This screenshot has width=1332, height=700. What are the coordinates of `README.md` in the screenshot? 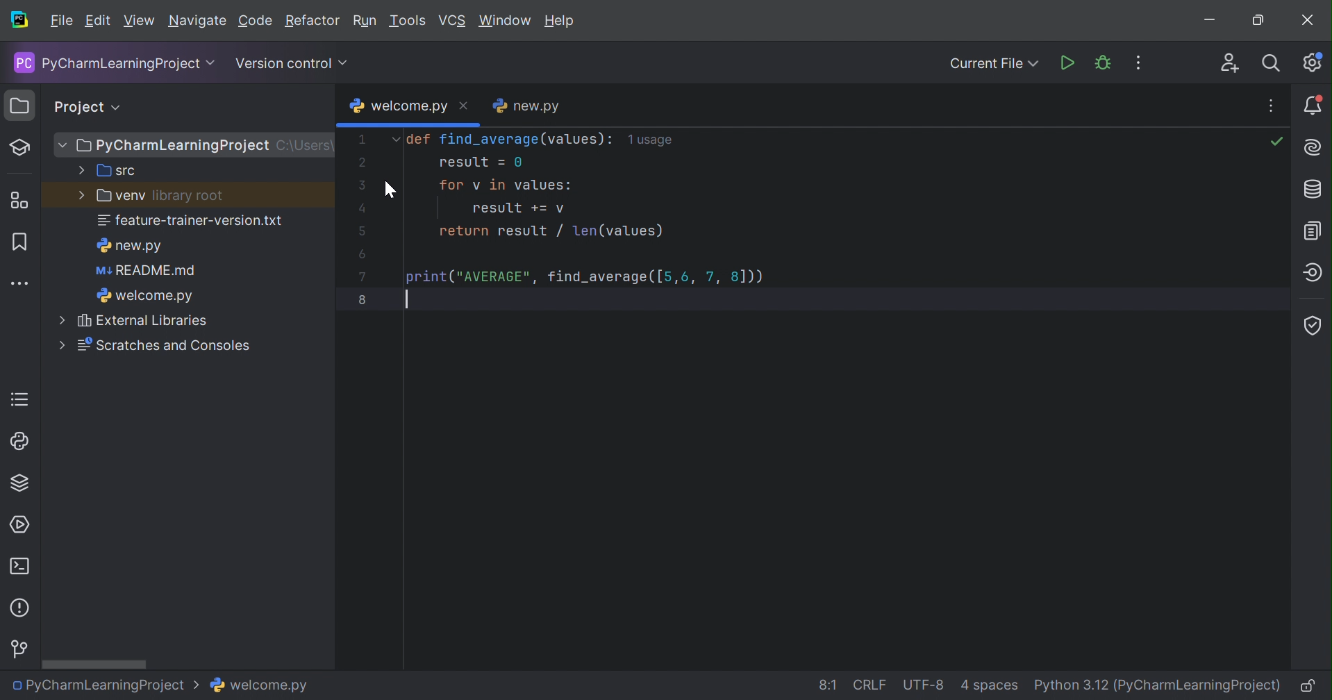 It's located at (145, 272).